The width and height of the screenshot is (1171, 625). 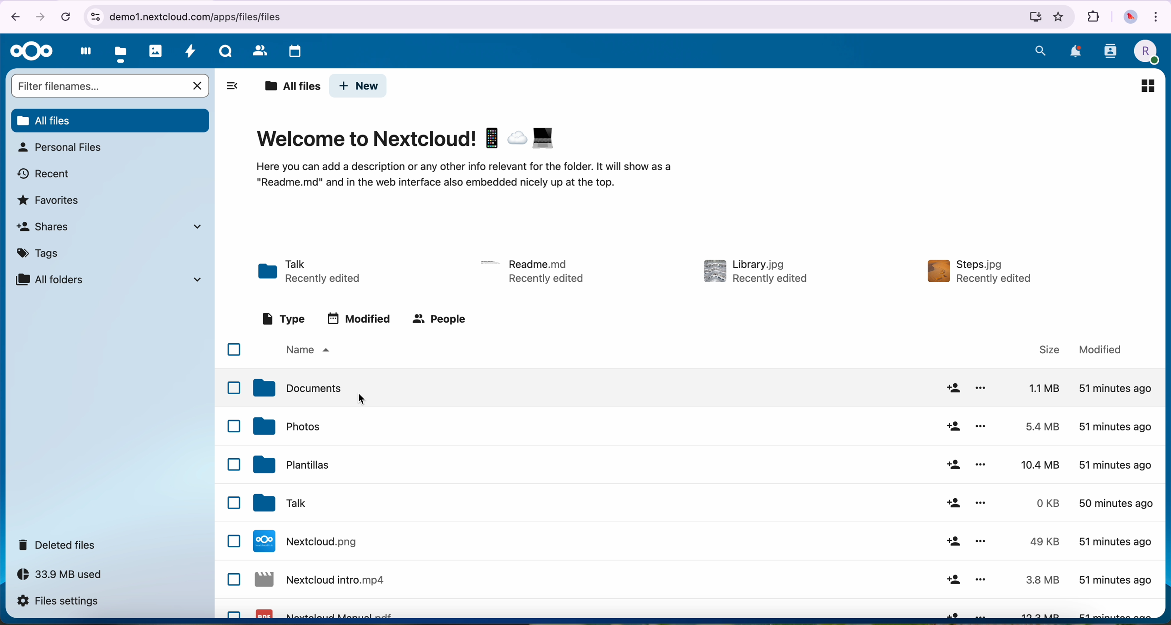 What do you see at coordinates (234, 350) in the screenshot?
I see `checkbox` at bounding box center [234, 350].